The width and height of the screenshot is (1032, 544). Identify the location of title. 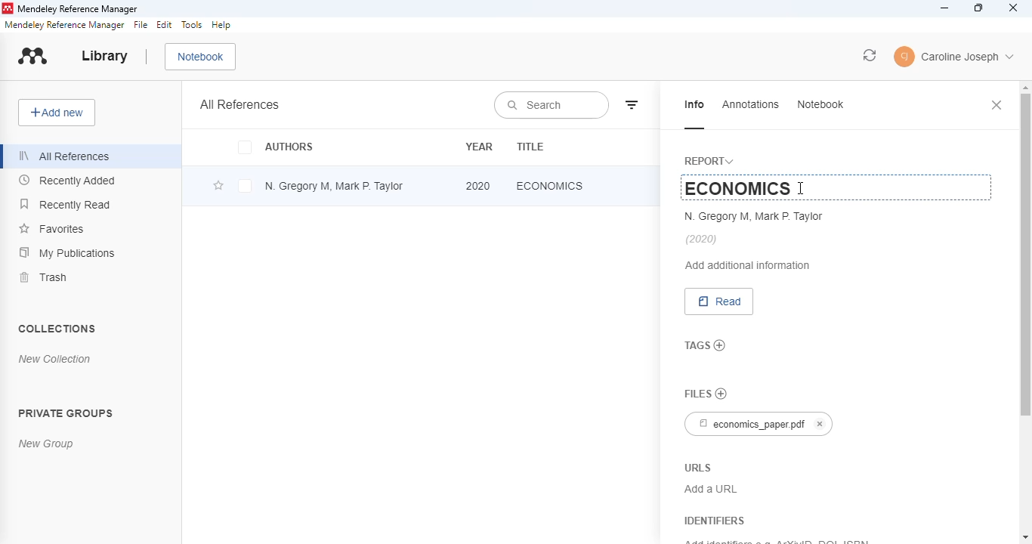
(531, 147).